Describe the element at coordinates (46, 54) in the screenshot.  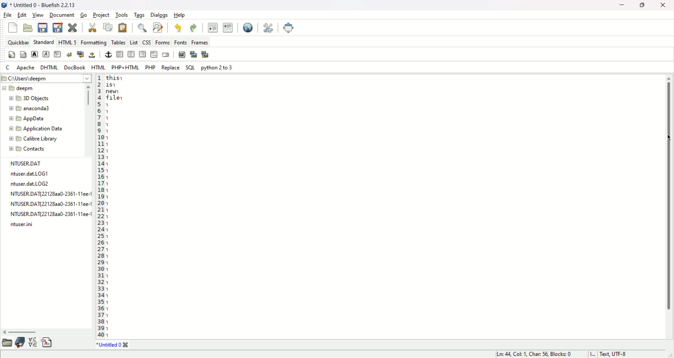
I see `emphasis` at that location.